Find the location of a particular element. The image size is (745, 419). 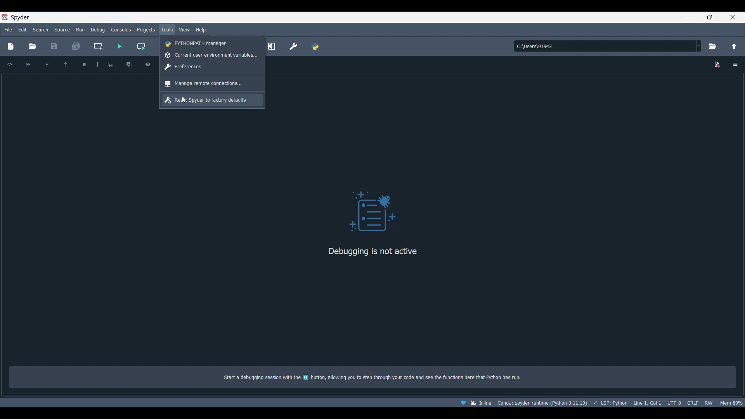

Document is located at coordinates (717, 65).